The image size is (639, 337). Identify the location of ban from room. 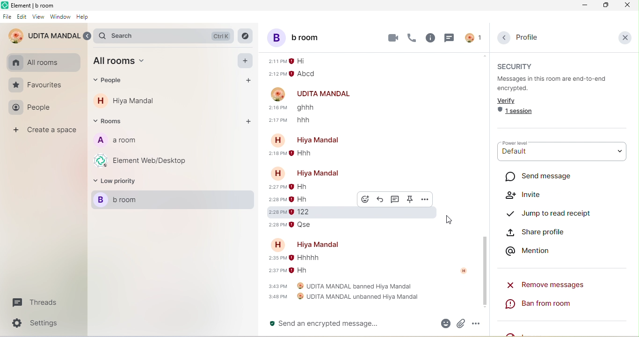
(541, 303).